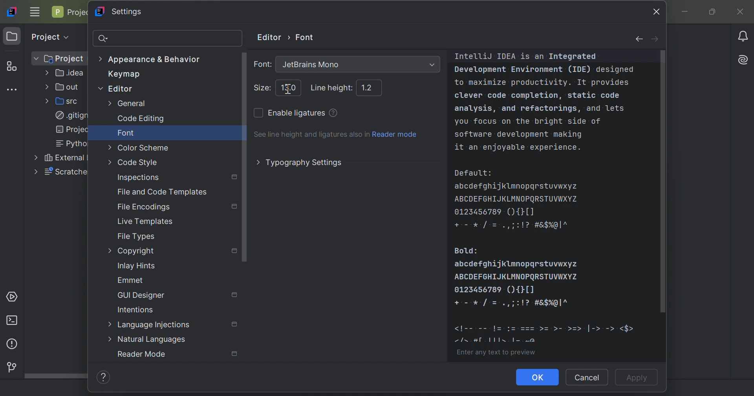 This screenshot has width=754, height=396. What do you see at coordinates (688, 13) in the screenshot?
I see `Minimize` at bounding box center [688, 13].